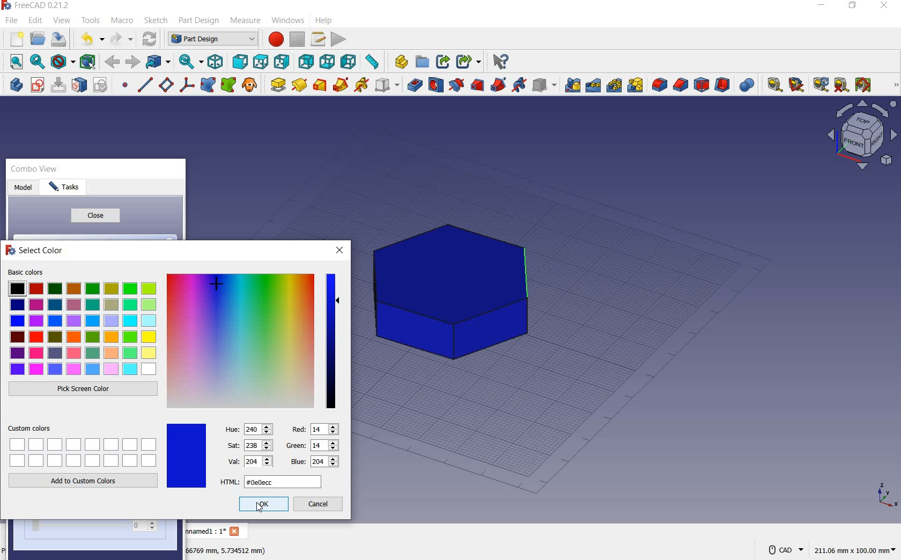 The height and width of the screenshot is (560, 901). Describe the element at coordinates (246, 20) in the screenshot. I see `measure` at that location.